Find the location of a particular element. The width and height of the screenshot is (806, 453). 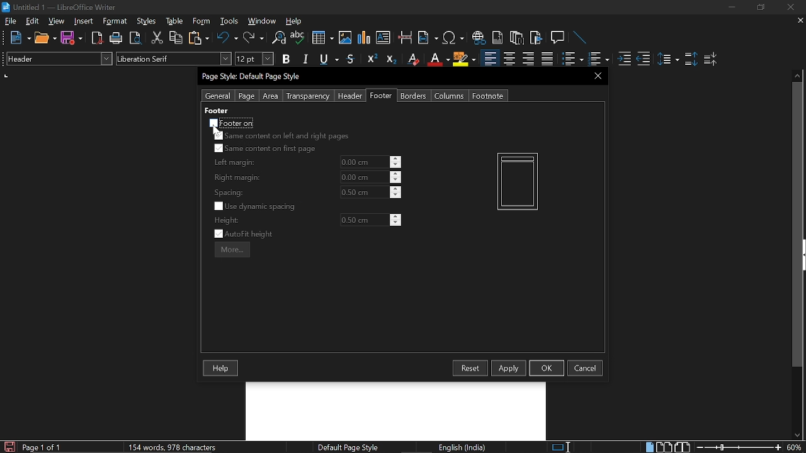

Increase indent is located at coordinates (623, 59).